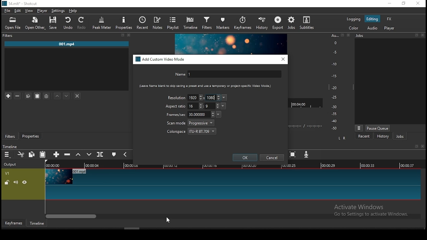  I want to click on jobs, so click(400, 137).